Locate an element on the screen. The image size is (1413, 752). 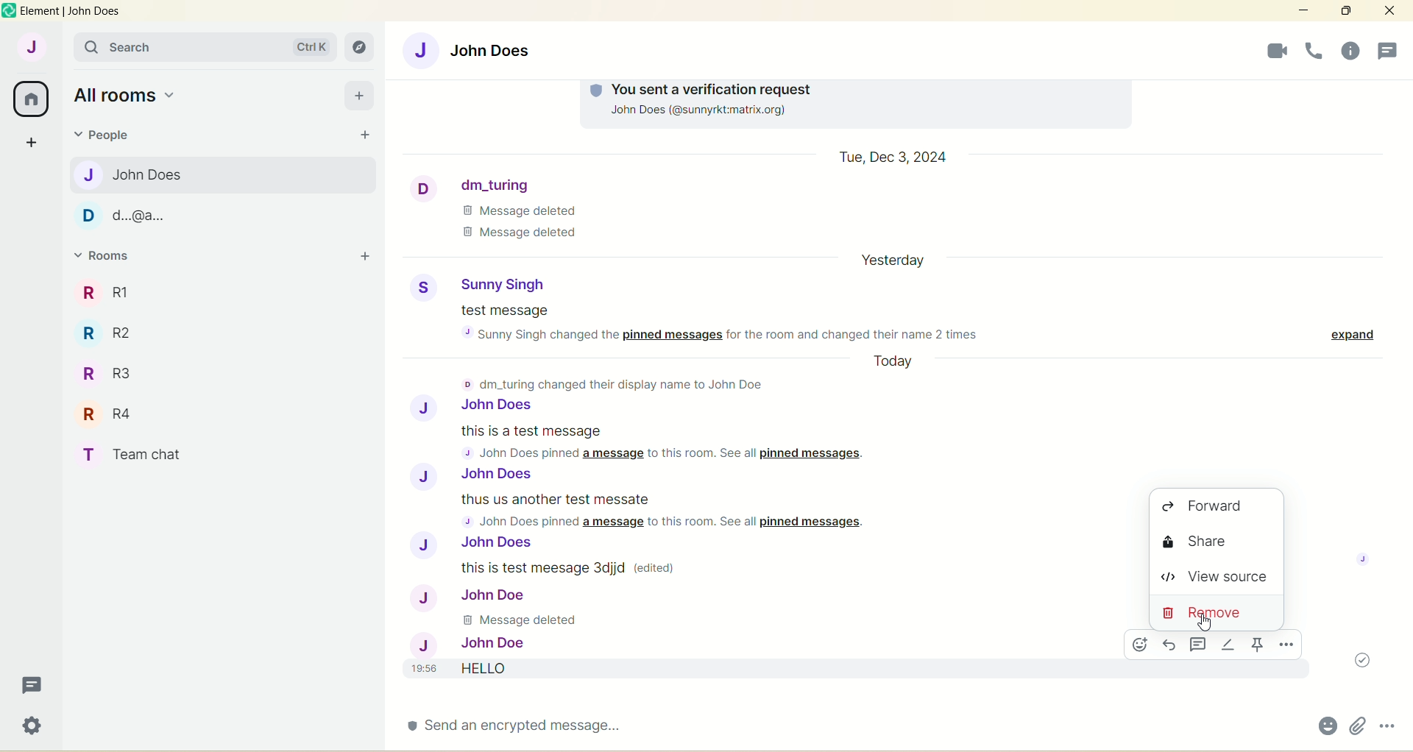
people is located at coordinates (1389, 49).